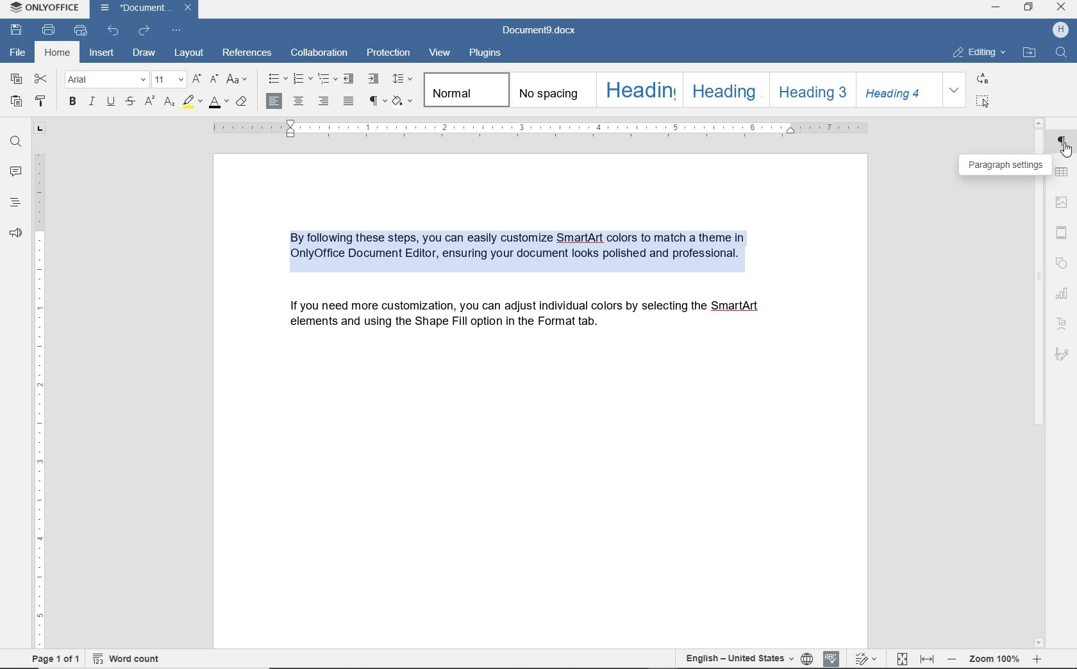 This screenshot has width=1077, height=669. Describe the element at coordinates (106, 79) in the screenshot. I see `font` at that location.